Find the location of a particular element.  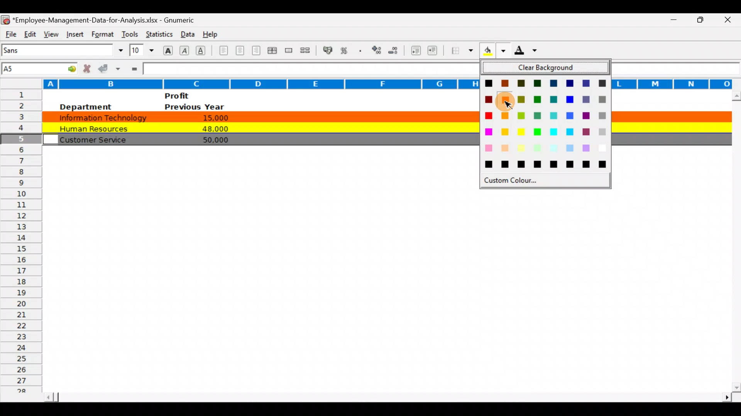

Borders is located at coordinates (462, 50).